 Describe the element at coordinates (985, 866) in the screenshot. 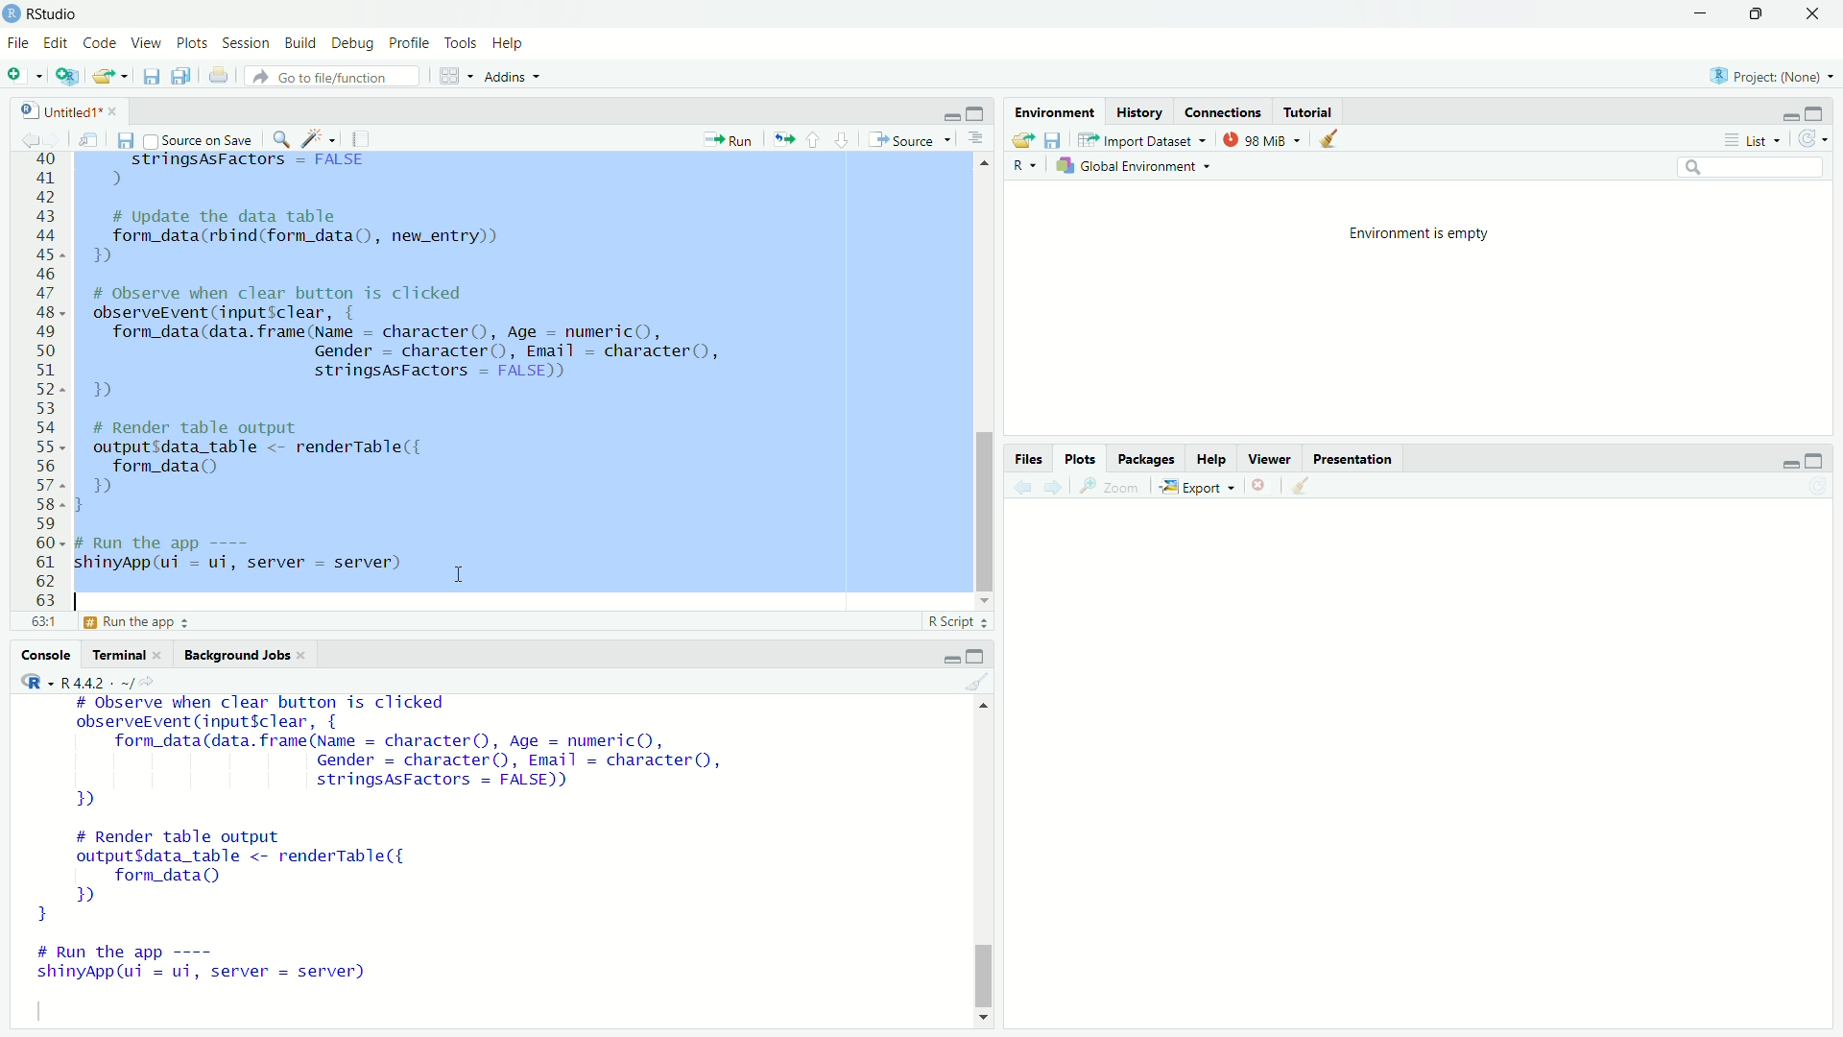

I see `scrollbar` at that location.